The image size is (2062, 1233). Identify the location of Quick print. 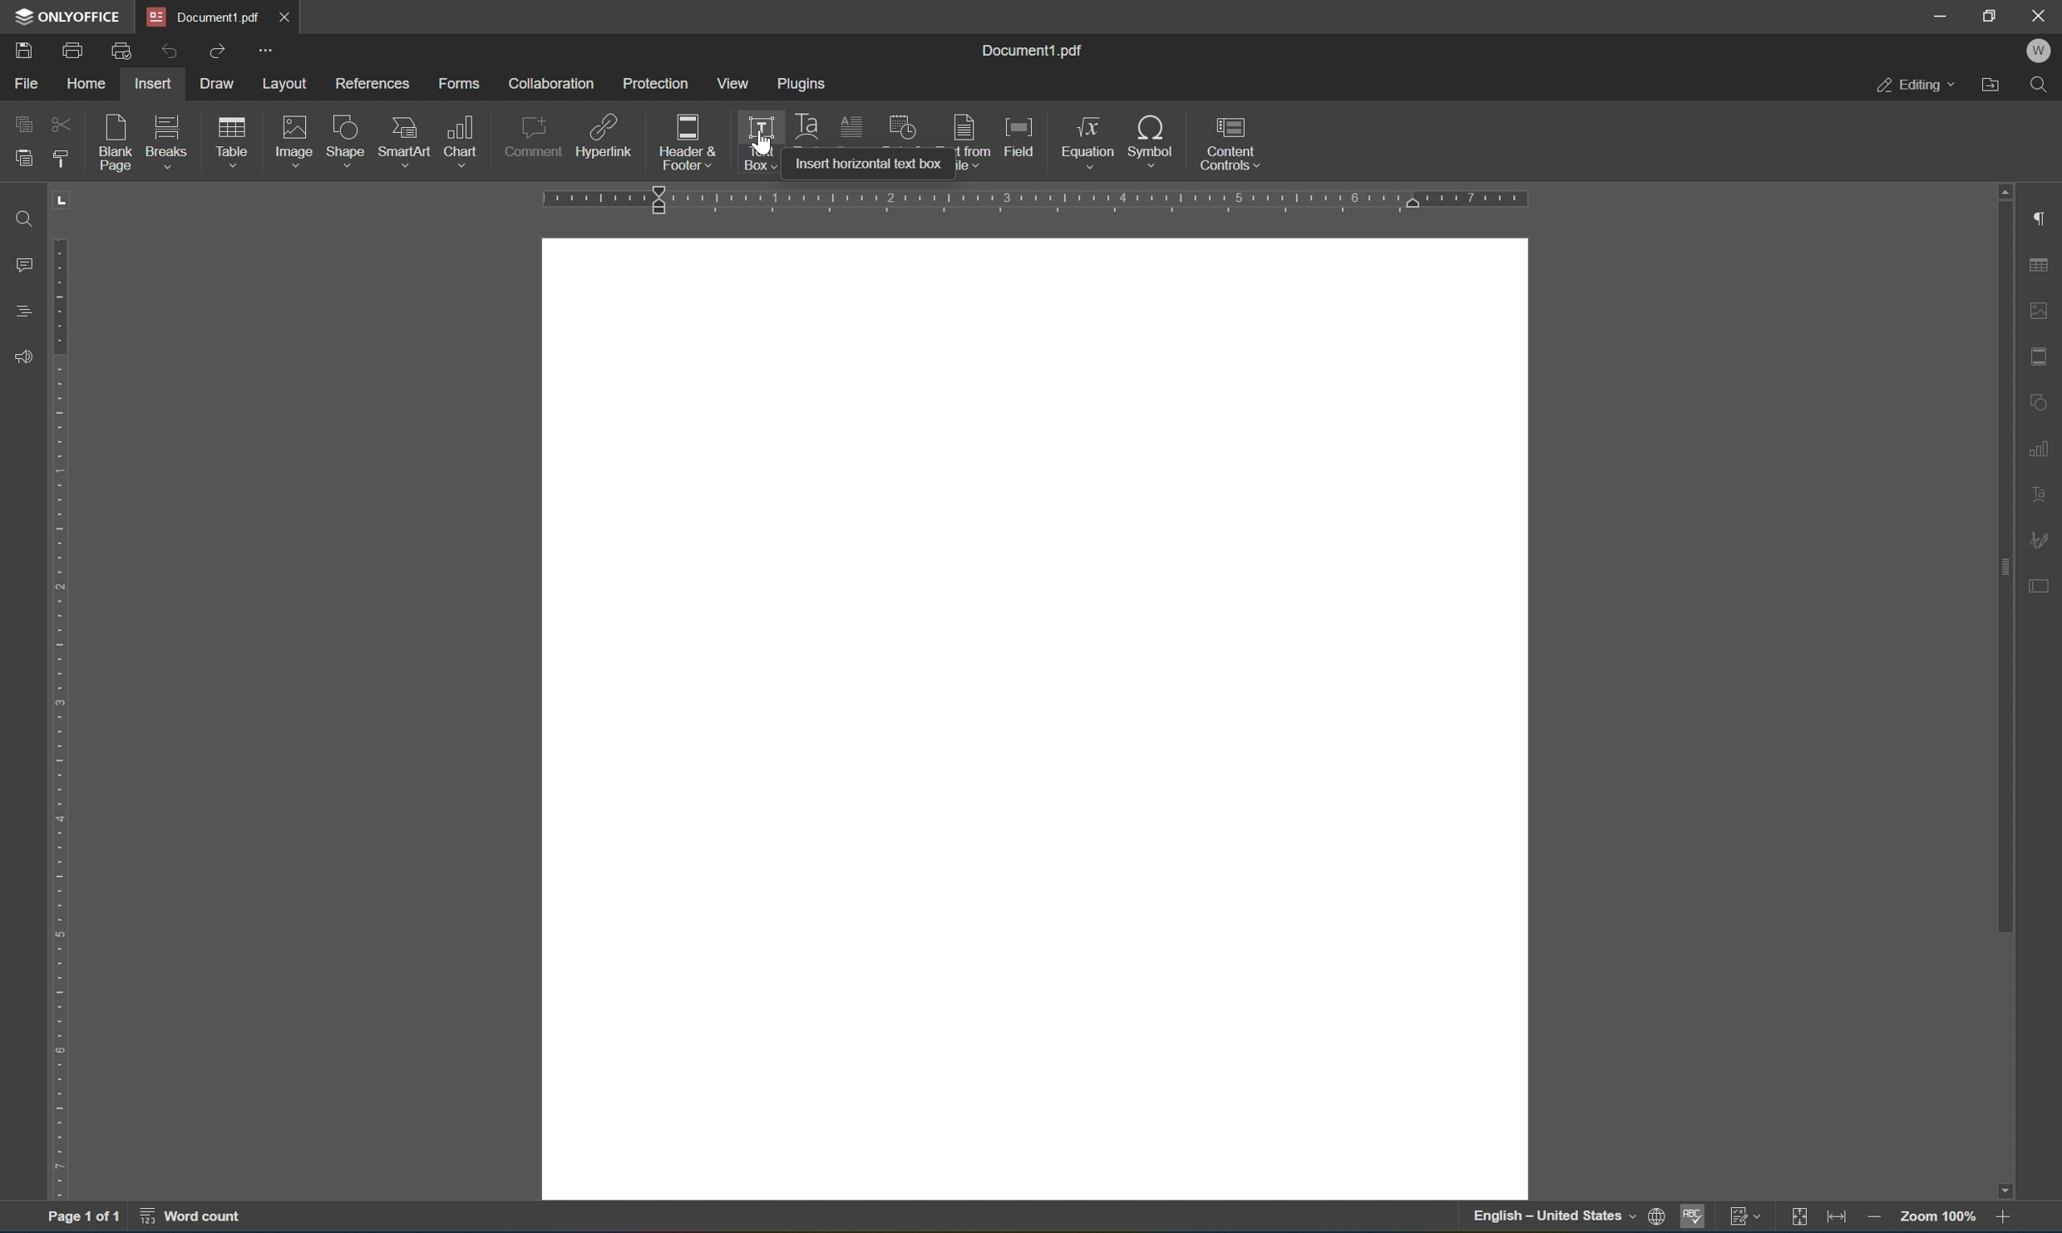
(124, 48).